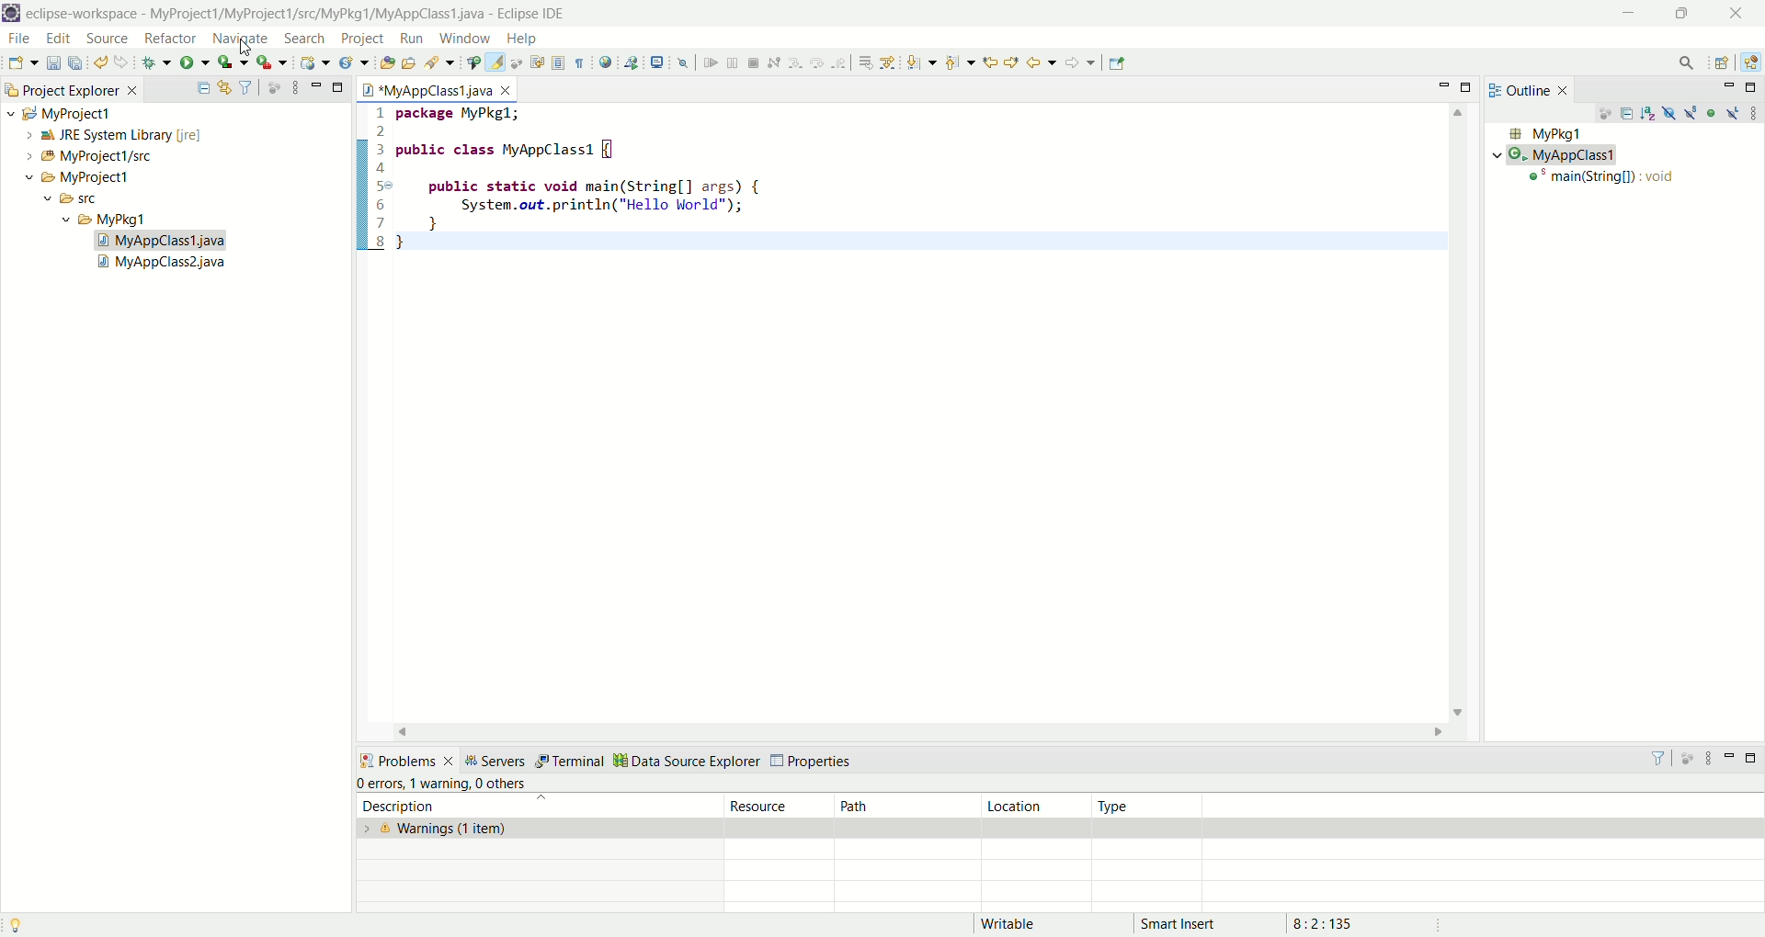 The height and width of the screenshot is (937, 1765). Describe the element at coordinates (709, 64) in the screenshot. I see `resume` at that location.